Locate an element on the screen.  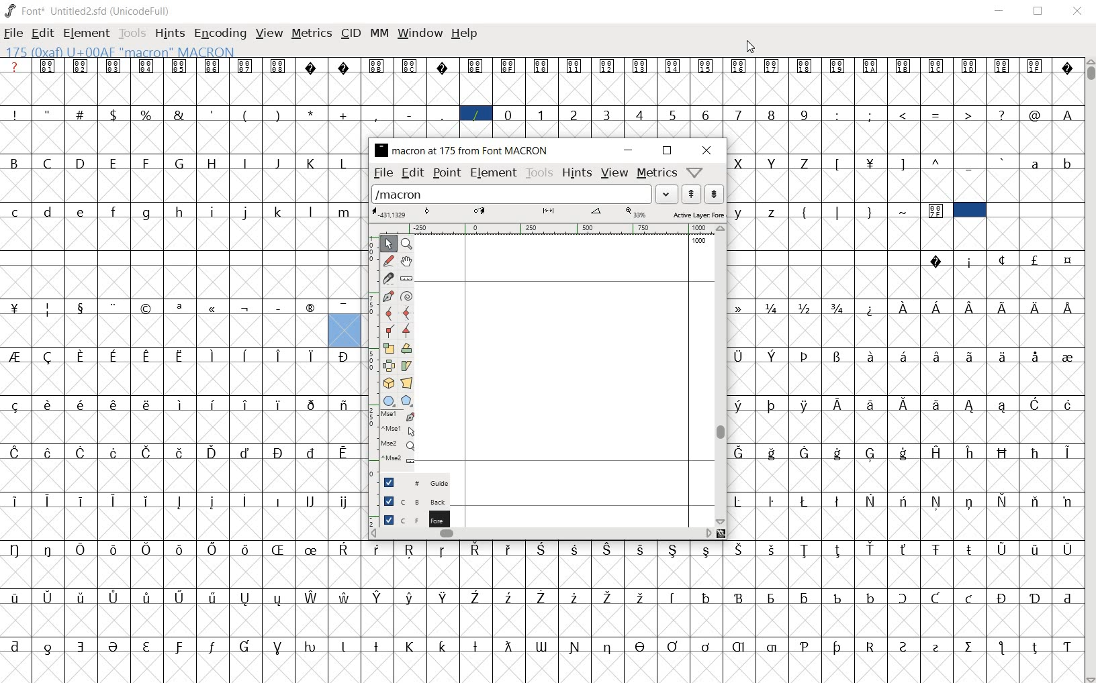
Symbol is located at coordinates (1001, 66).